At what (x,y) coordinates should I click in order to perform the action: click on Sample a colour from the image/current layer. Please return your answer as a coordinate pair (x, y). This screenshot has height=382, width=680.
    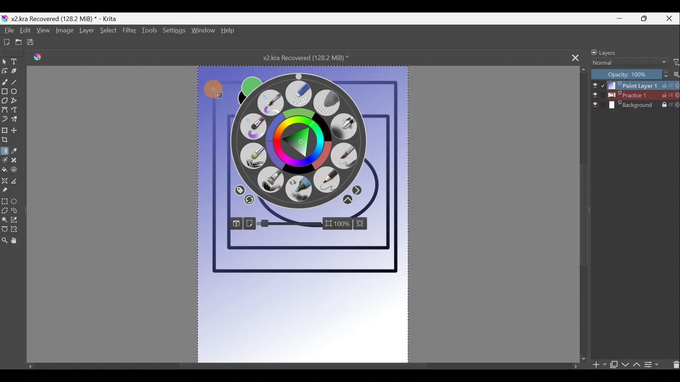
    Looking at the image, I should click on (16, 151).